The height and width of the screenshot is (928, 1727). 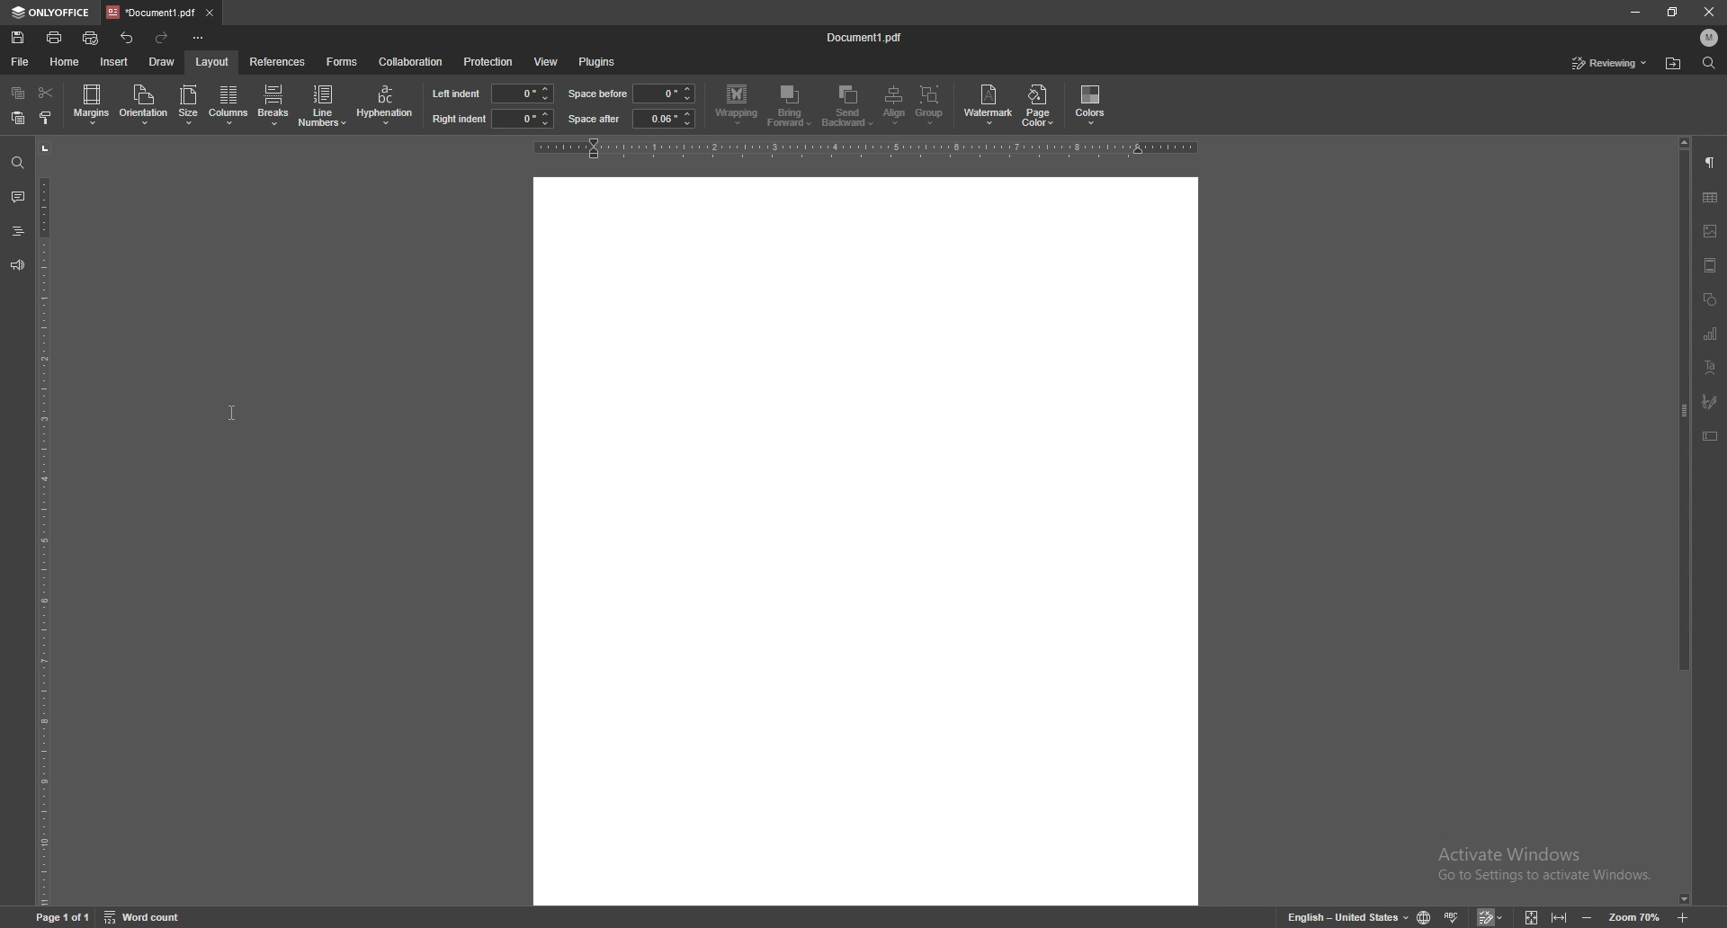 What do you see at coordinates (410, 61) in the screenshot?
I see `collaboration` at bounding box center [410, 61].